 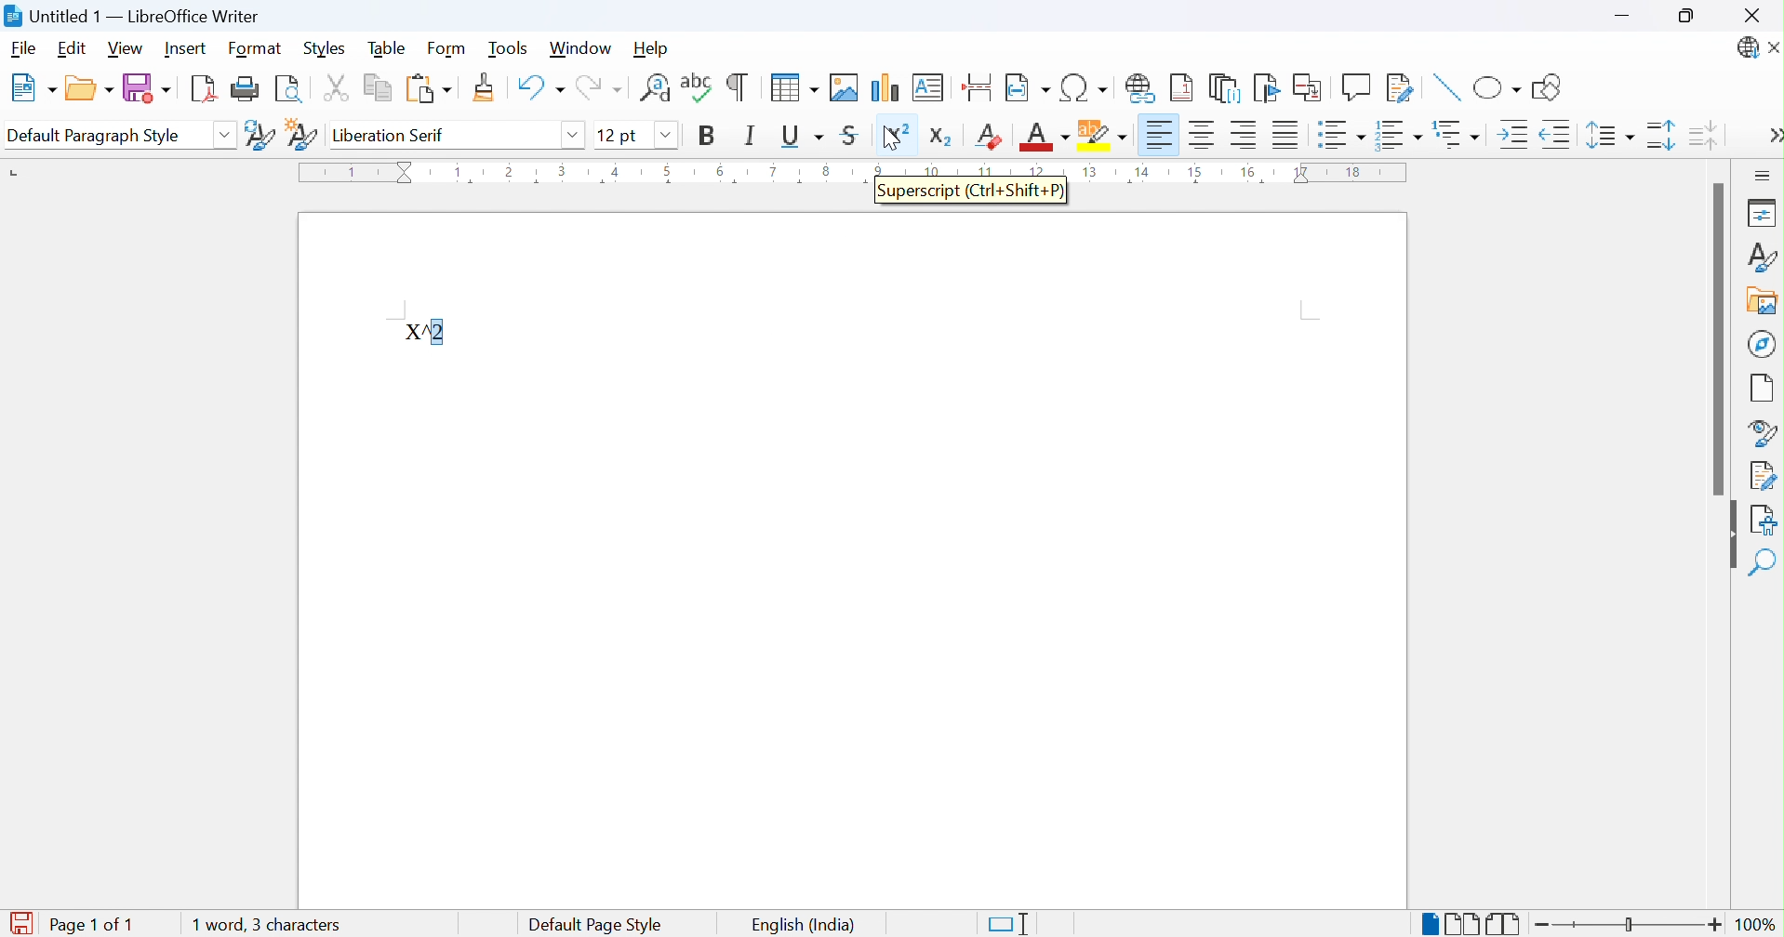 I want to click on Format, so click(x=253, y=49).